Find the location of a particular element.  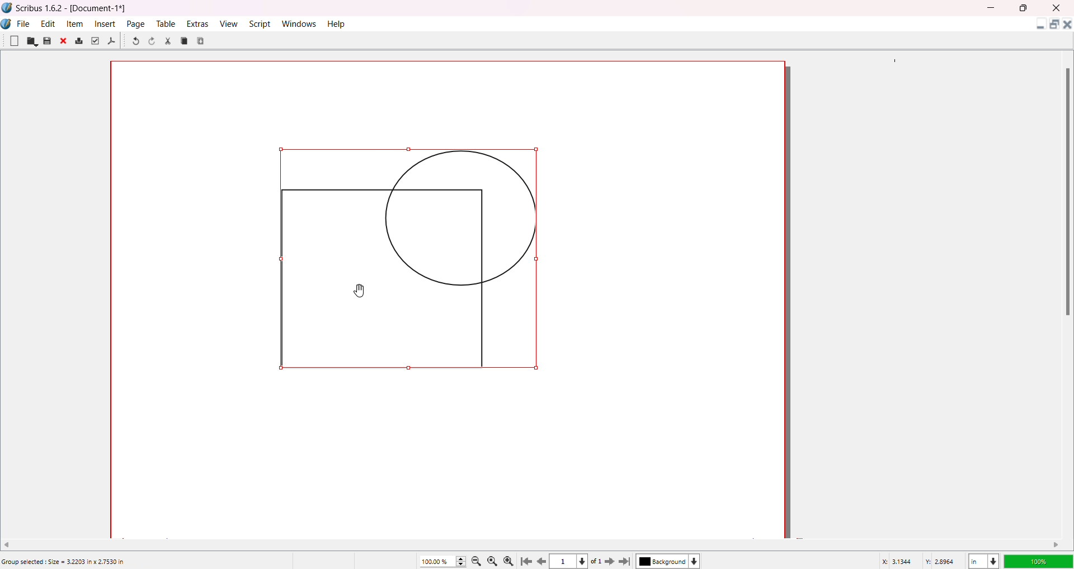

Close Document is located at coordinates (1067, 26).